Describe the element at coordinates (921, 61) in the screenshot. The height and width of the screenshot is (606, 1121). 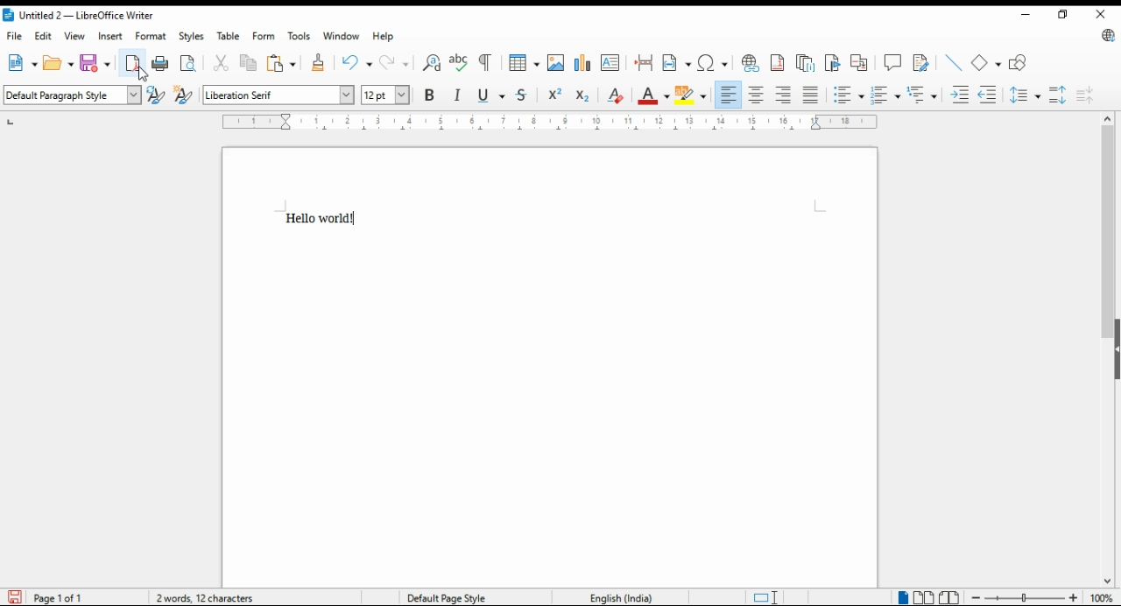
I see `show track changes functions` at that location.